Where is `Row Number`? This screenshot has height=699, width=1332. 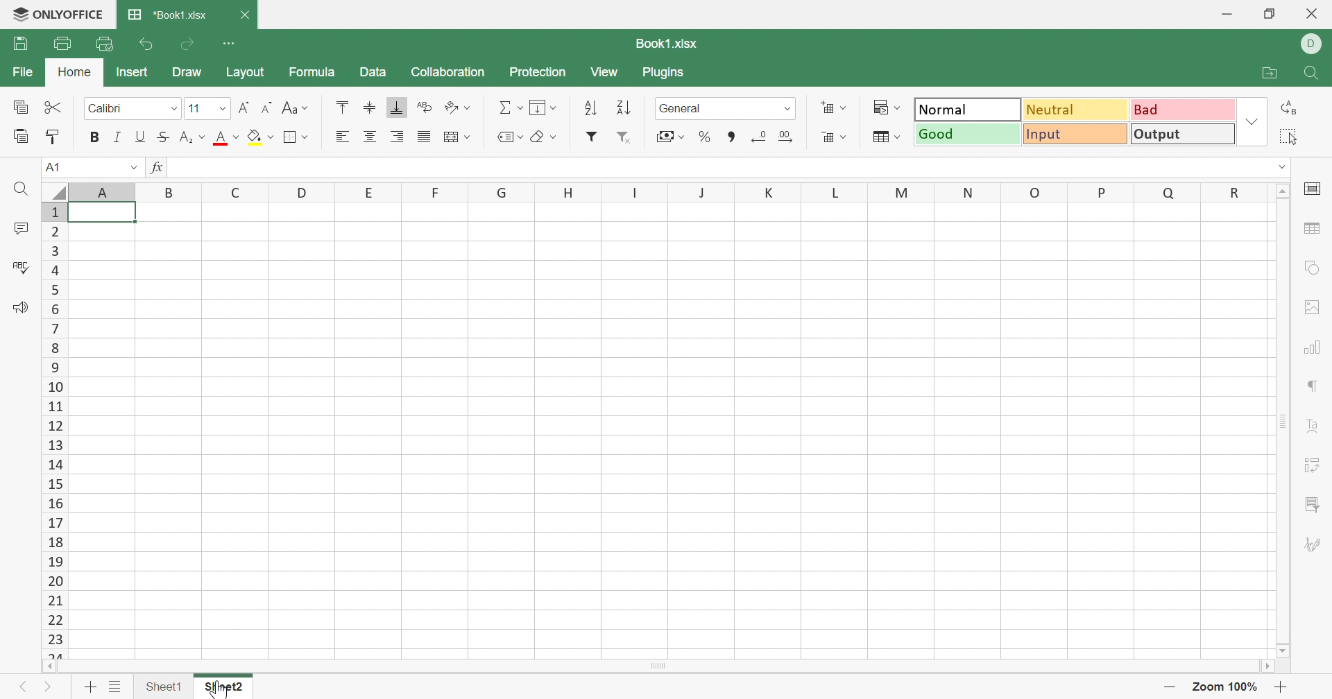 Row Number is located at coordinates (55, 431).